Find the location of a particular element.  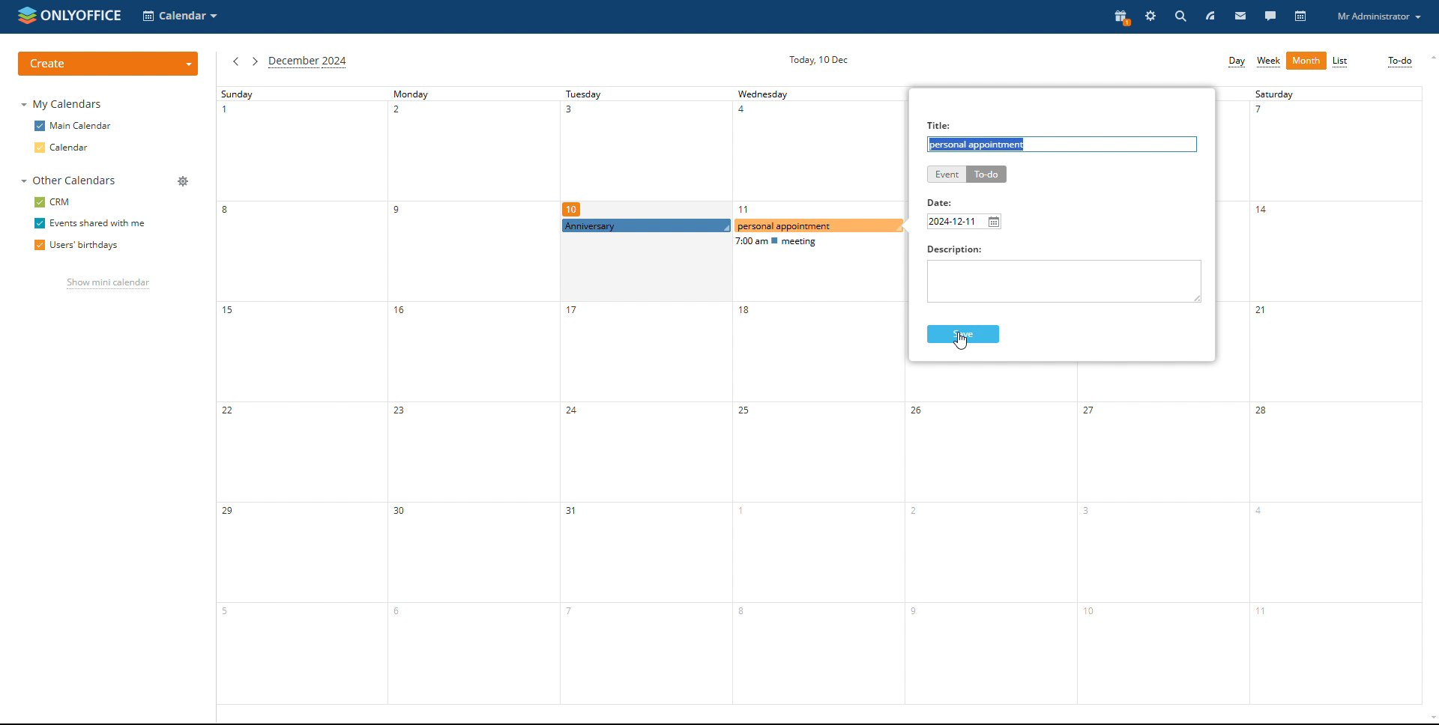

resize is located at coordinates (1195, 298).